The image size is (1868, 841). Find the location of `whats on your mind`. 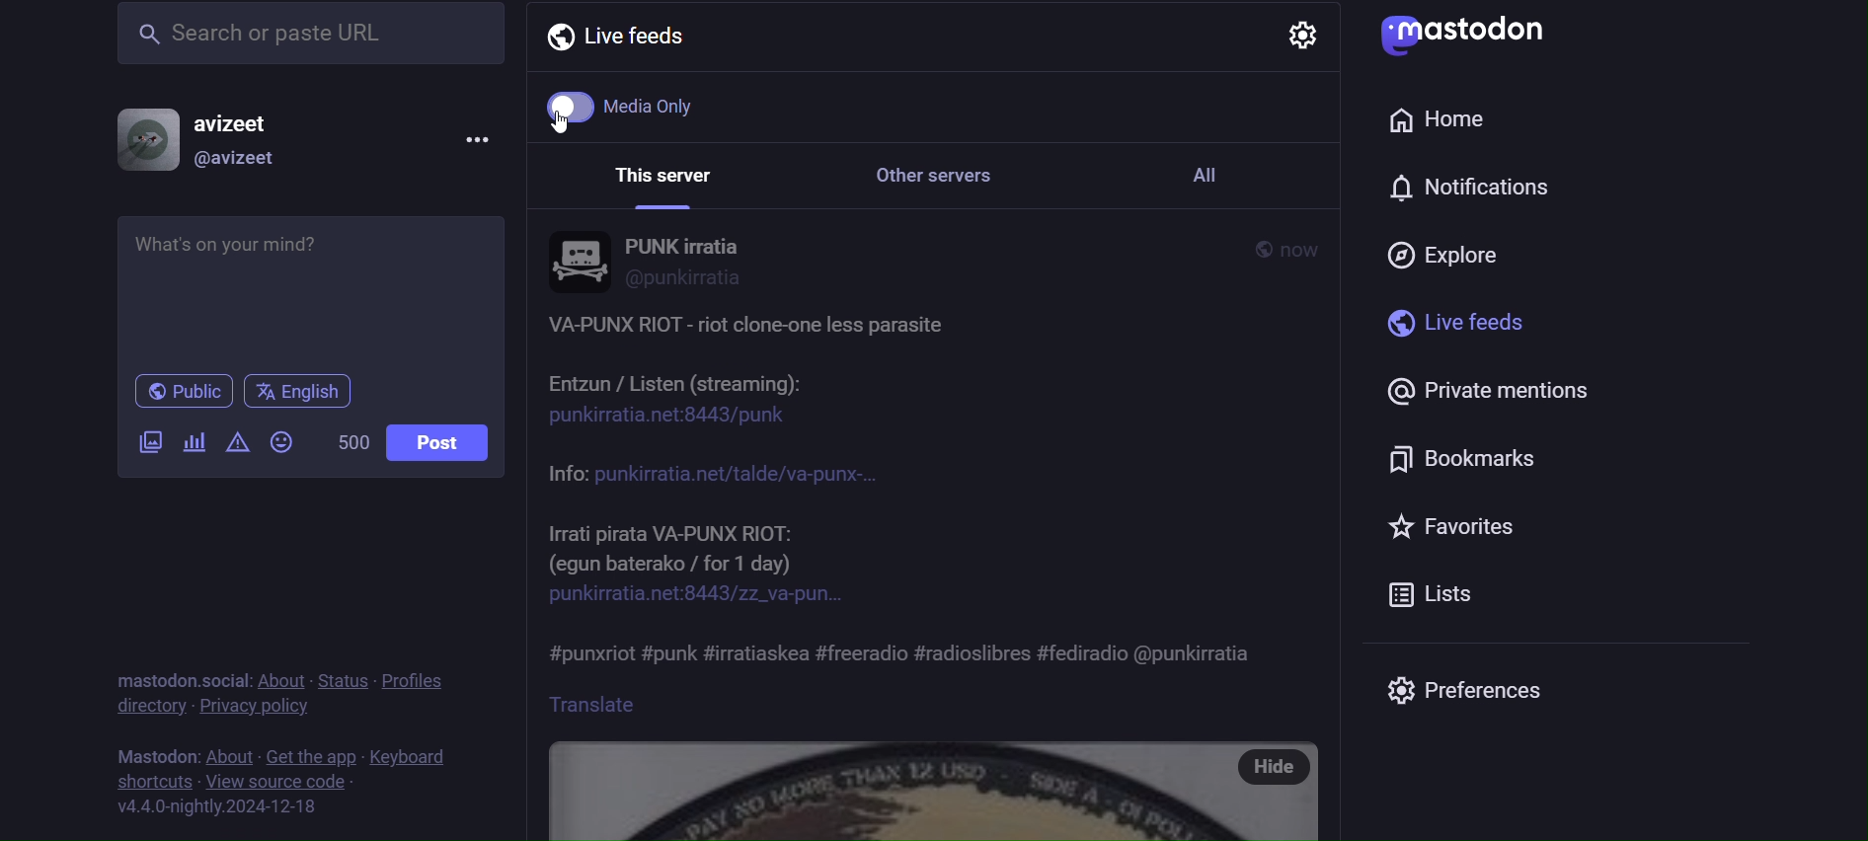

whats on your mind is located at coordinates (313, 284).